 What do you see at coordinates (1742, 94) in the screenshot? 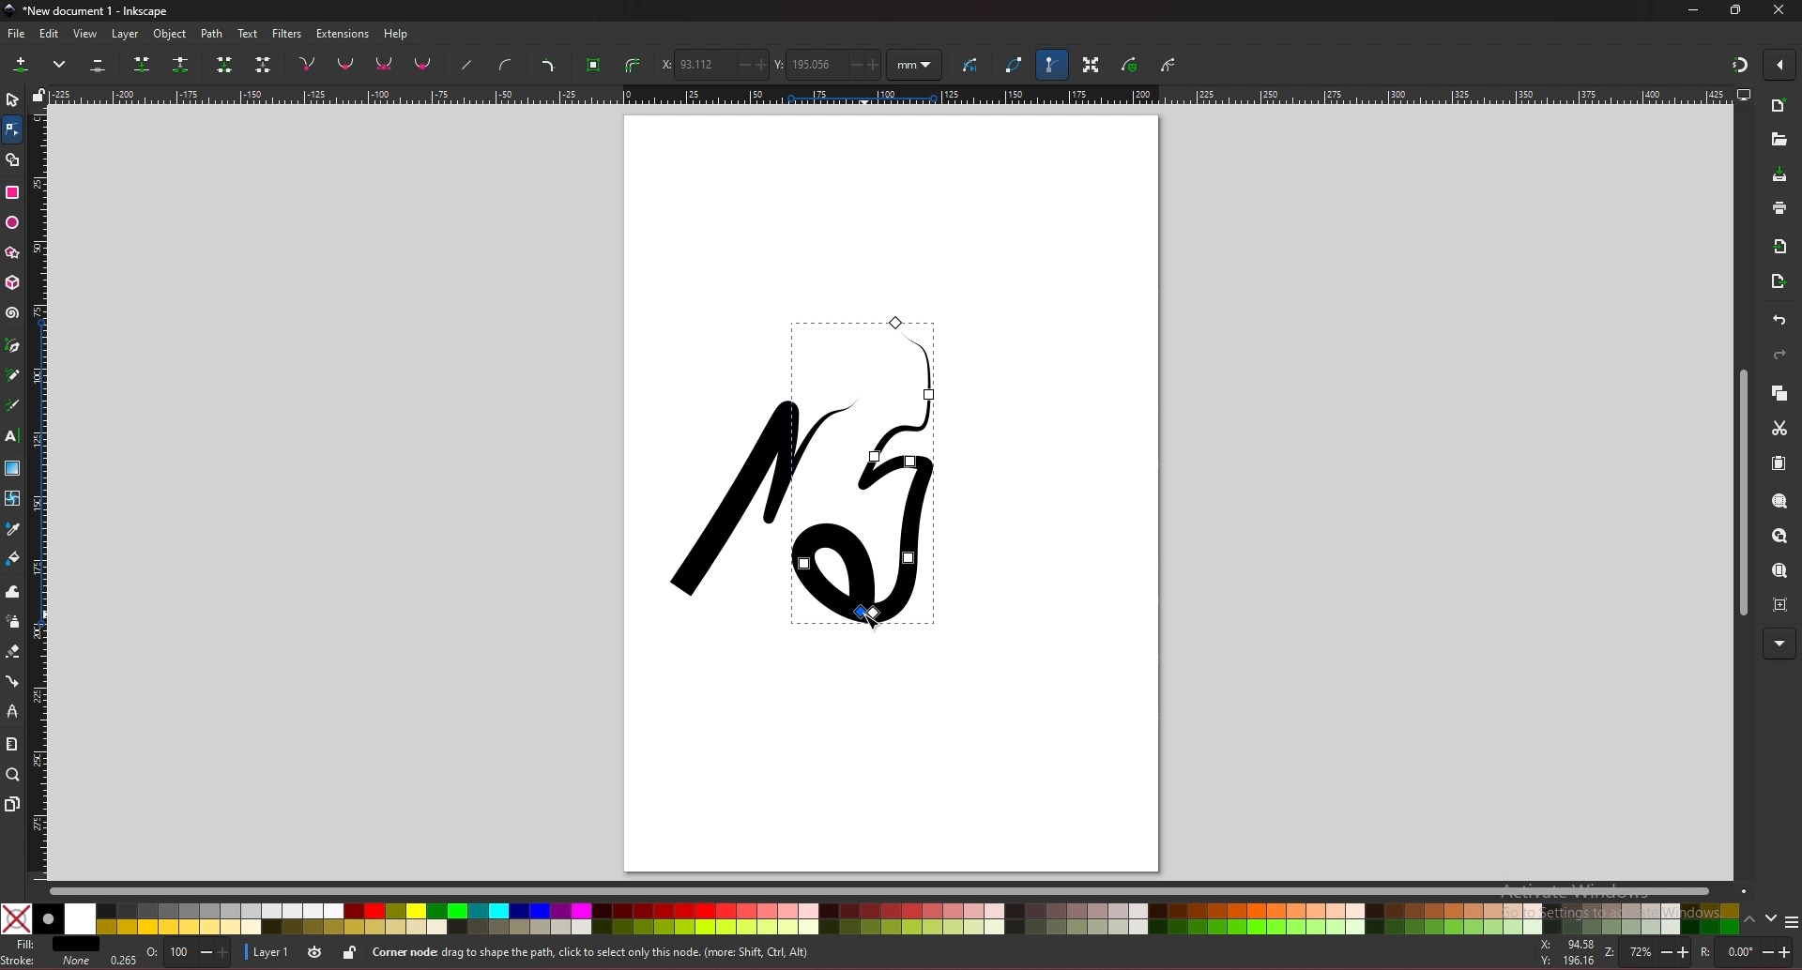
I see `display options` at bounding box center [1742, 94].